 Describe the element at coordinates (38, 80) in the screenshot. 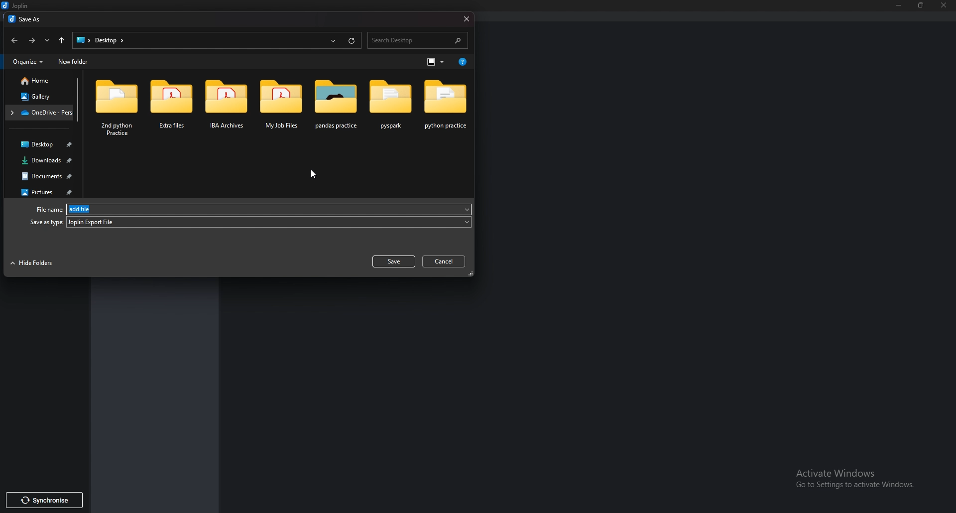

I see `Home` at that location.